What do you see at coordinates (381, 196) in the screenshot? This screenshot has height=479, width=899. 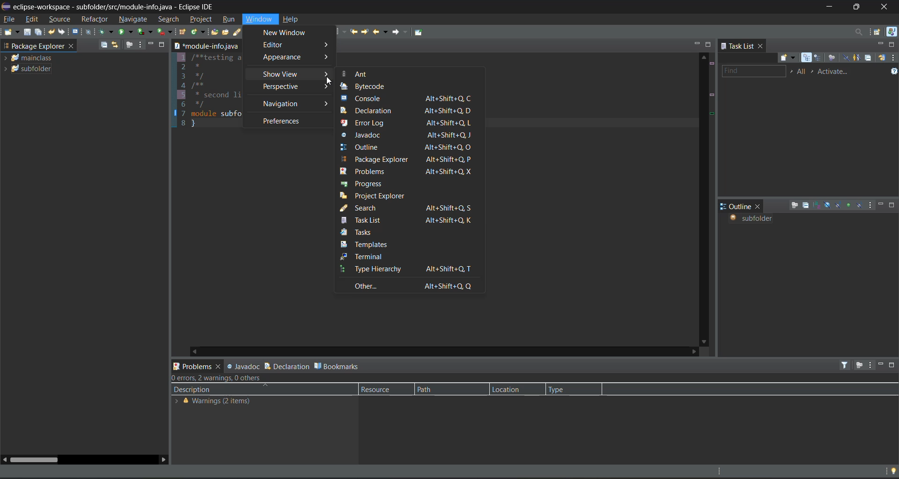 I see `project explorer` at bounding box center [381, 196].